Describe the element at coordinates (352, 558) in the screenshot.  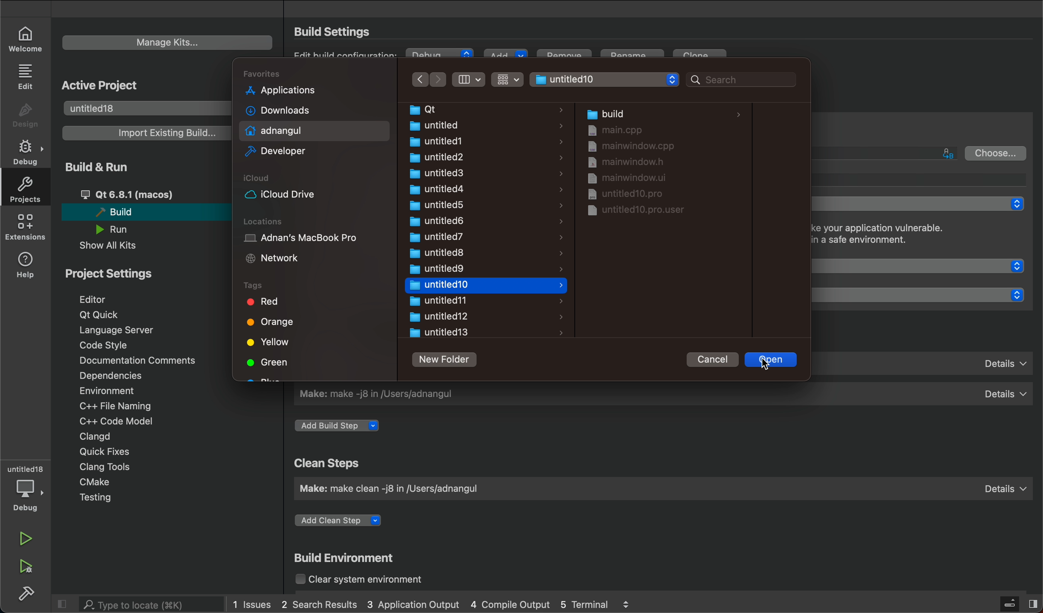
I see `build environment` at that location.